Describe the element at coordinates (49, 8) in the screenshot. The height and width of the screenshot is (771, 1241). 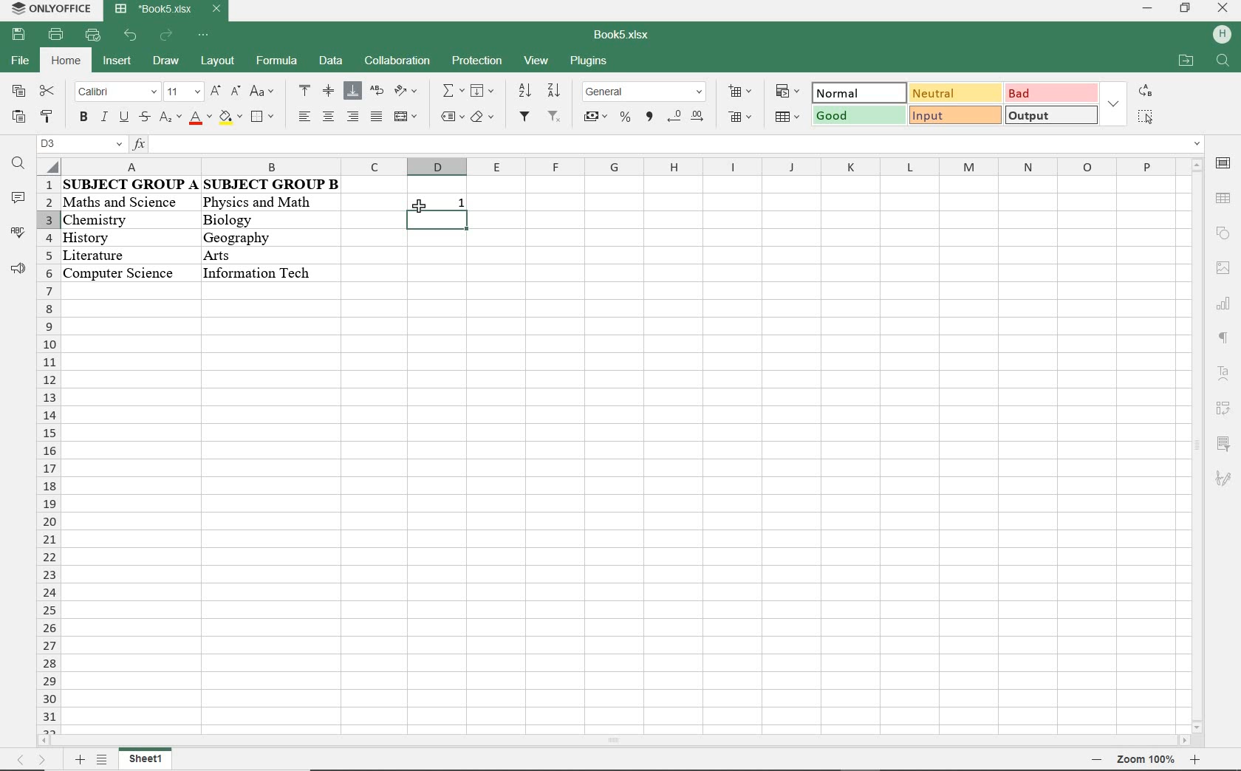
I see `system name` at that location.